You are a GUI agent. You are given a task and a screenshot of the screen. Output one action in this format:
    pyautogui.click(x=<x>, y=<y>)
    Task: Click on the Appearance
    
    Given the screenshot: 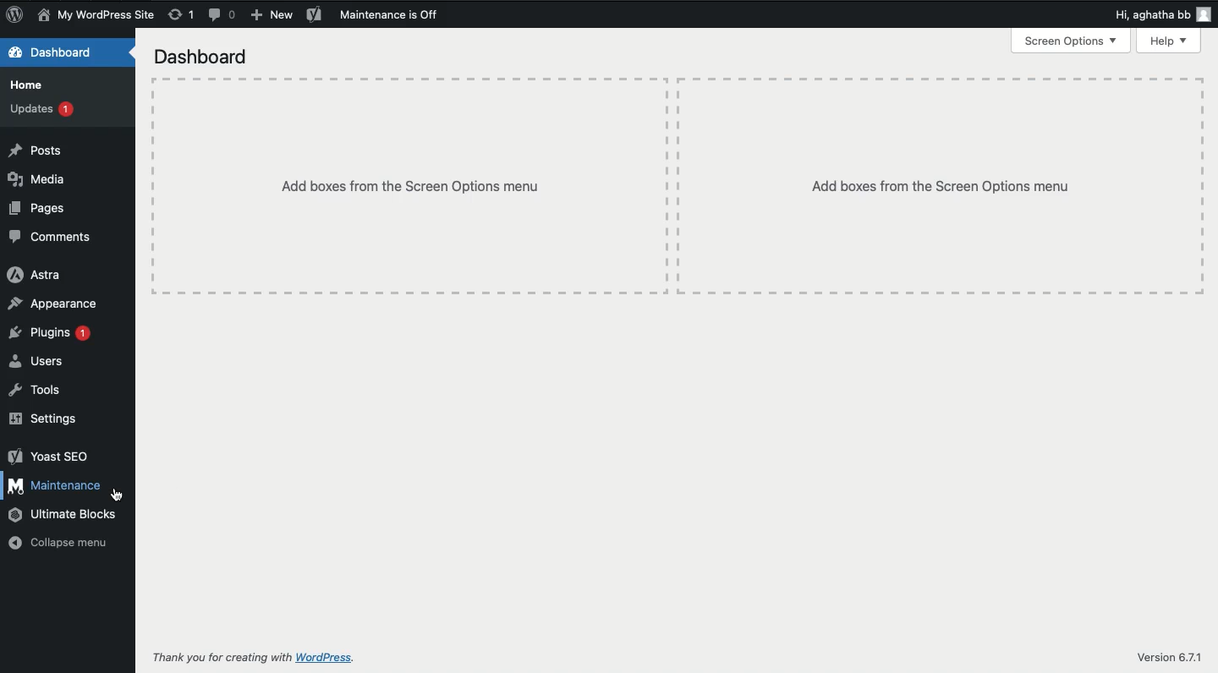 What is the action you would take?
    pyautogui.click(x=57, y=304)
    